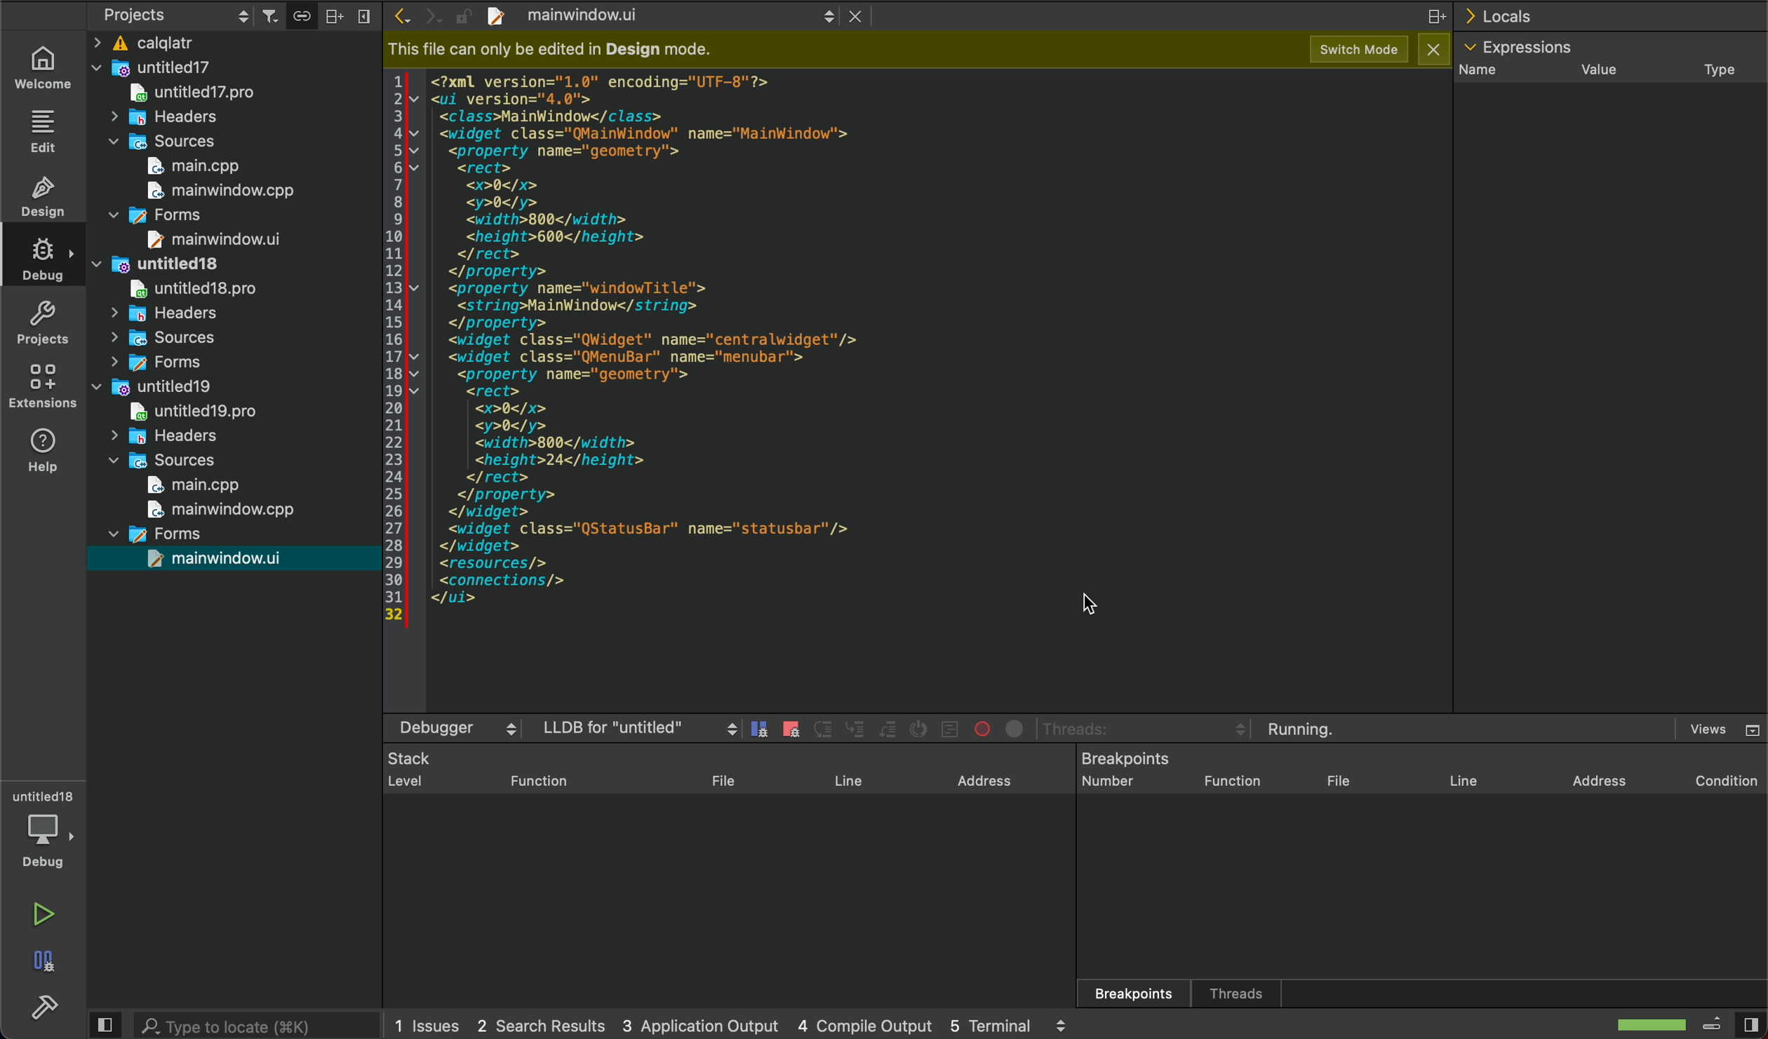 The width and height of the screenshot is (1768, 1039). Describe the element at coordinates (953, 729) in the screenshot. I see `terminal button` at that location.